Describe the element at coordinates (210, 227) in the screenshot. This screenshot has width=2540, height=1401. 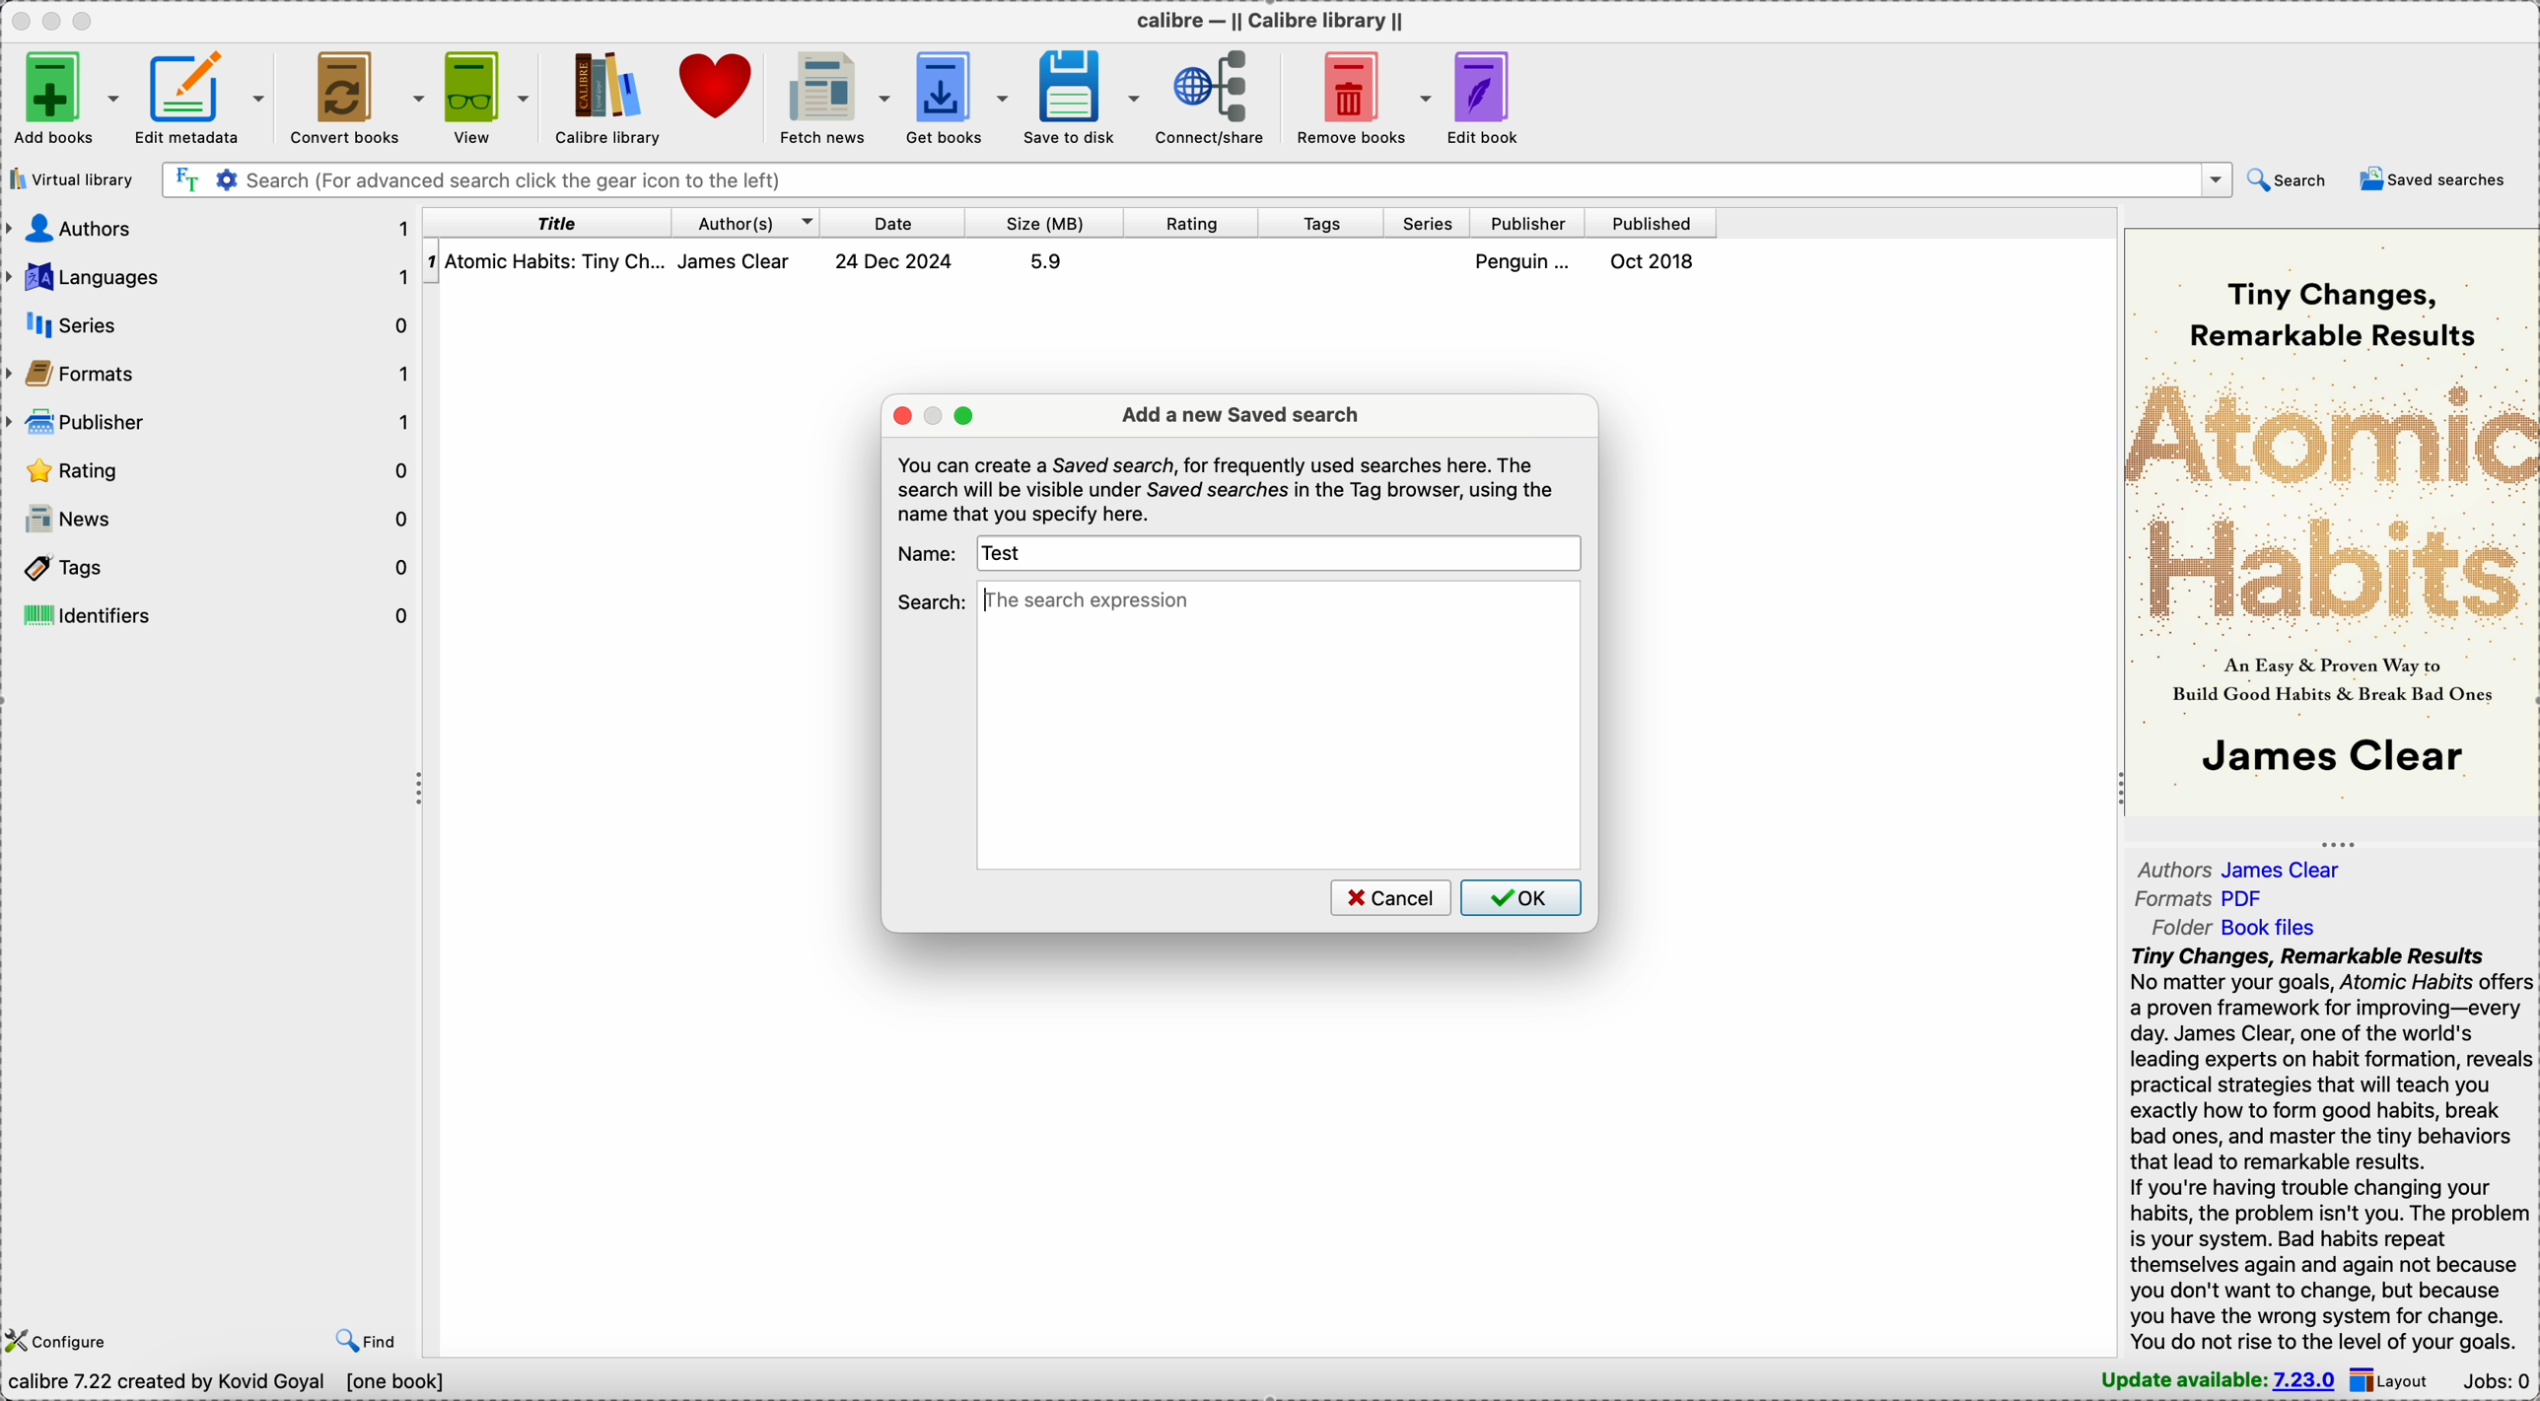
I see `authors` at that location.